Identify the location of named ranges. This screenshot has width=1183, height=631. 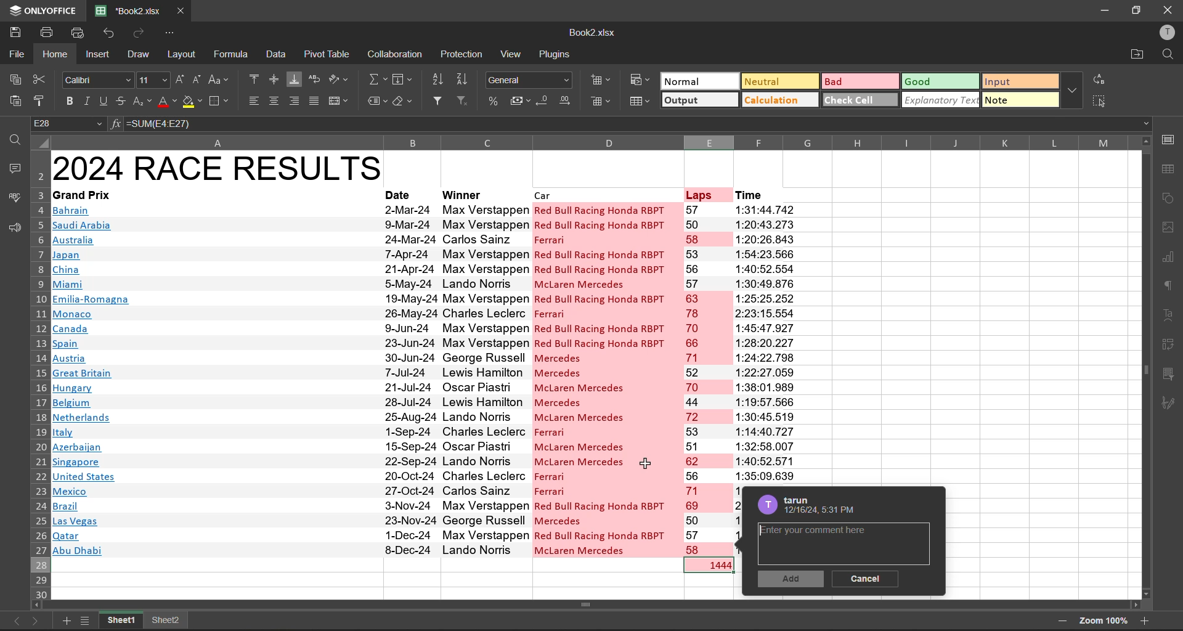
(376, 99).